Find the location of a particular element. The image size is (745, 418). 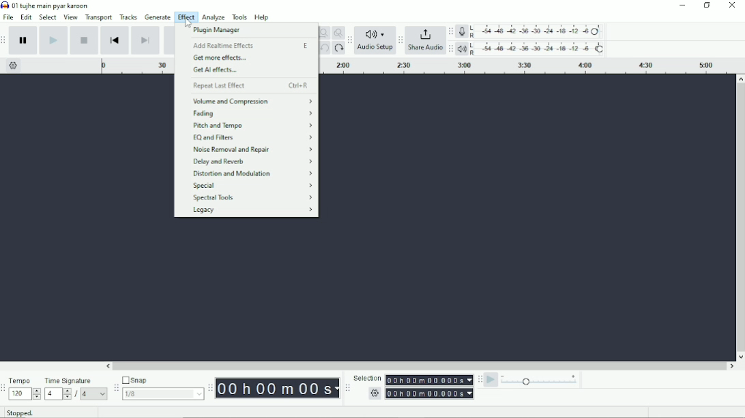

Audacity Share Audio toolbar is located at coordinates (400, 39).